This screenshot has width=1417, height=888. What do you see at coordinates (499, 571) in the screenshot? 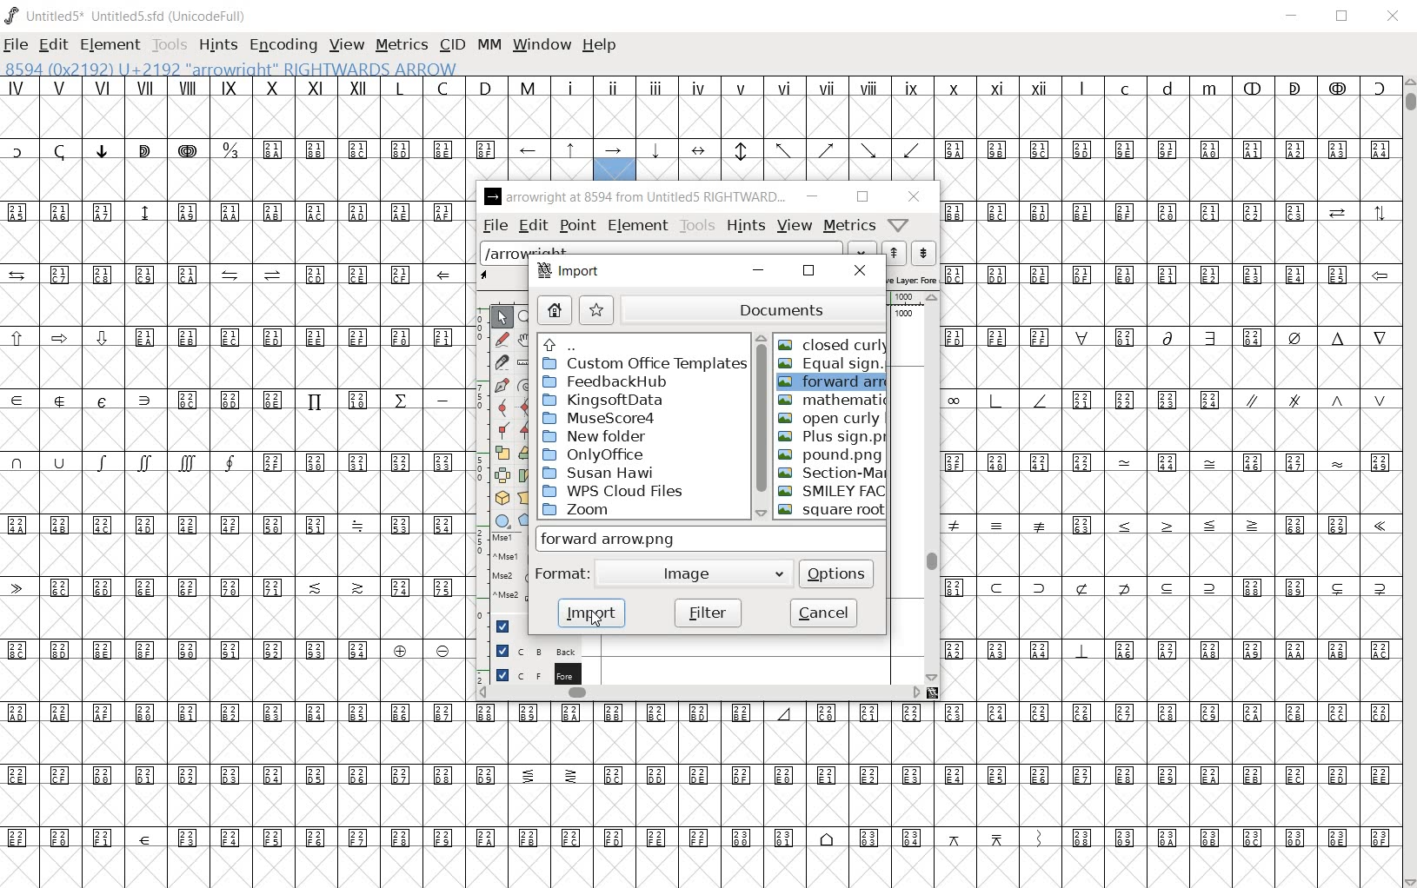
I see `mse1 mse1 mse2 mse2` at bounding box center [499, 571].